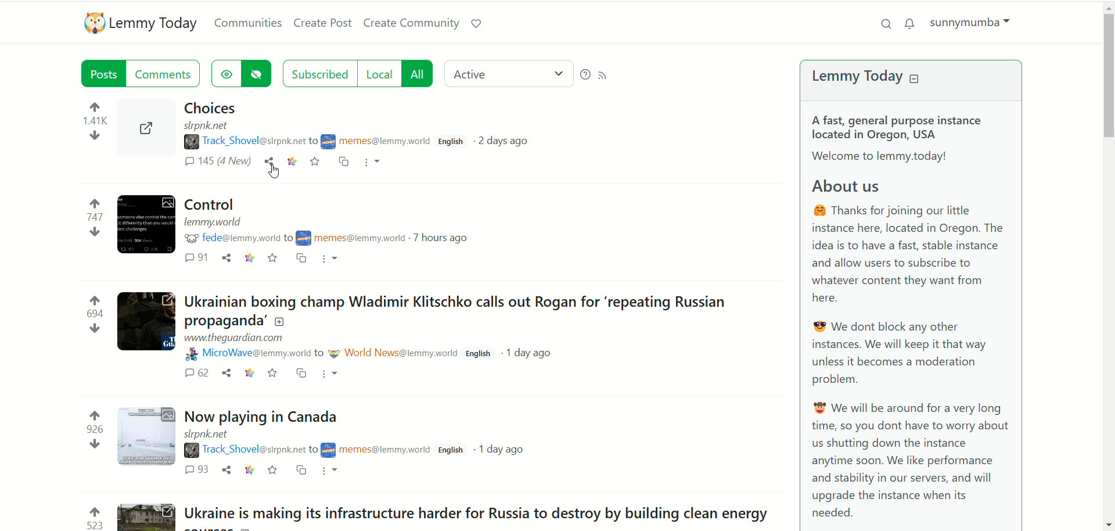  What do you see at coordinates (224, 74) in the screenshot?
I see `show hidden posts` at bounding box center [224, 74].